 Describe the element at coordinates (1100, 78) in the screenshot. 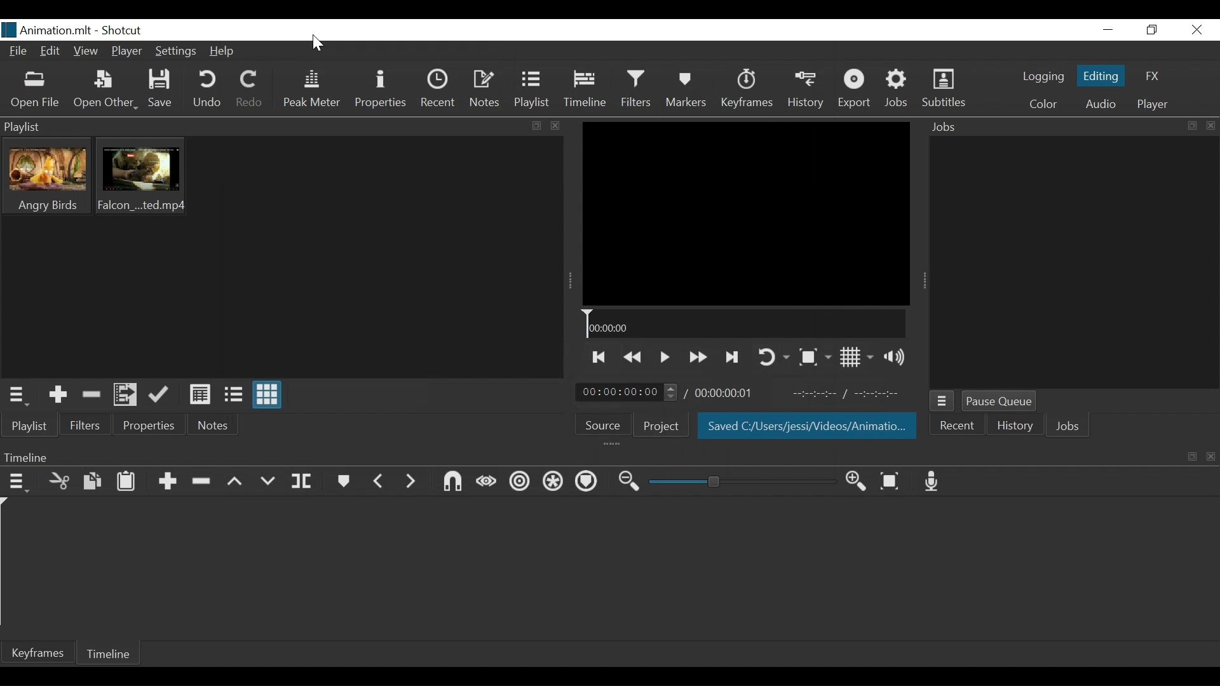

I see `Editing` at that location.